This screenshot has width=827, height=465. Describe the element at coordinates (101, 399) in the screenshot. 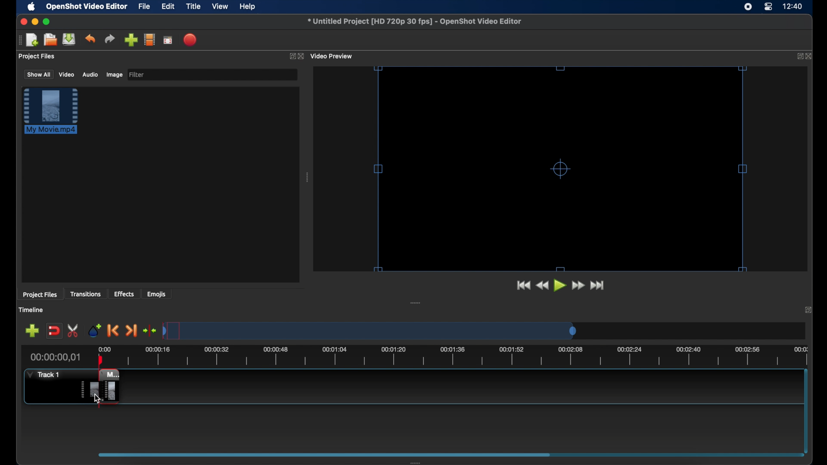

I see `cursor` at that location.